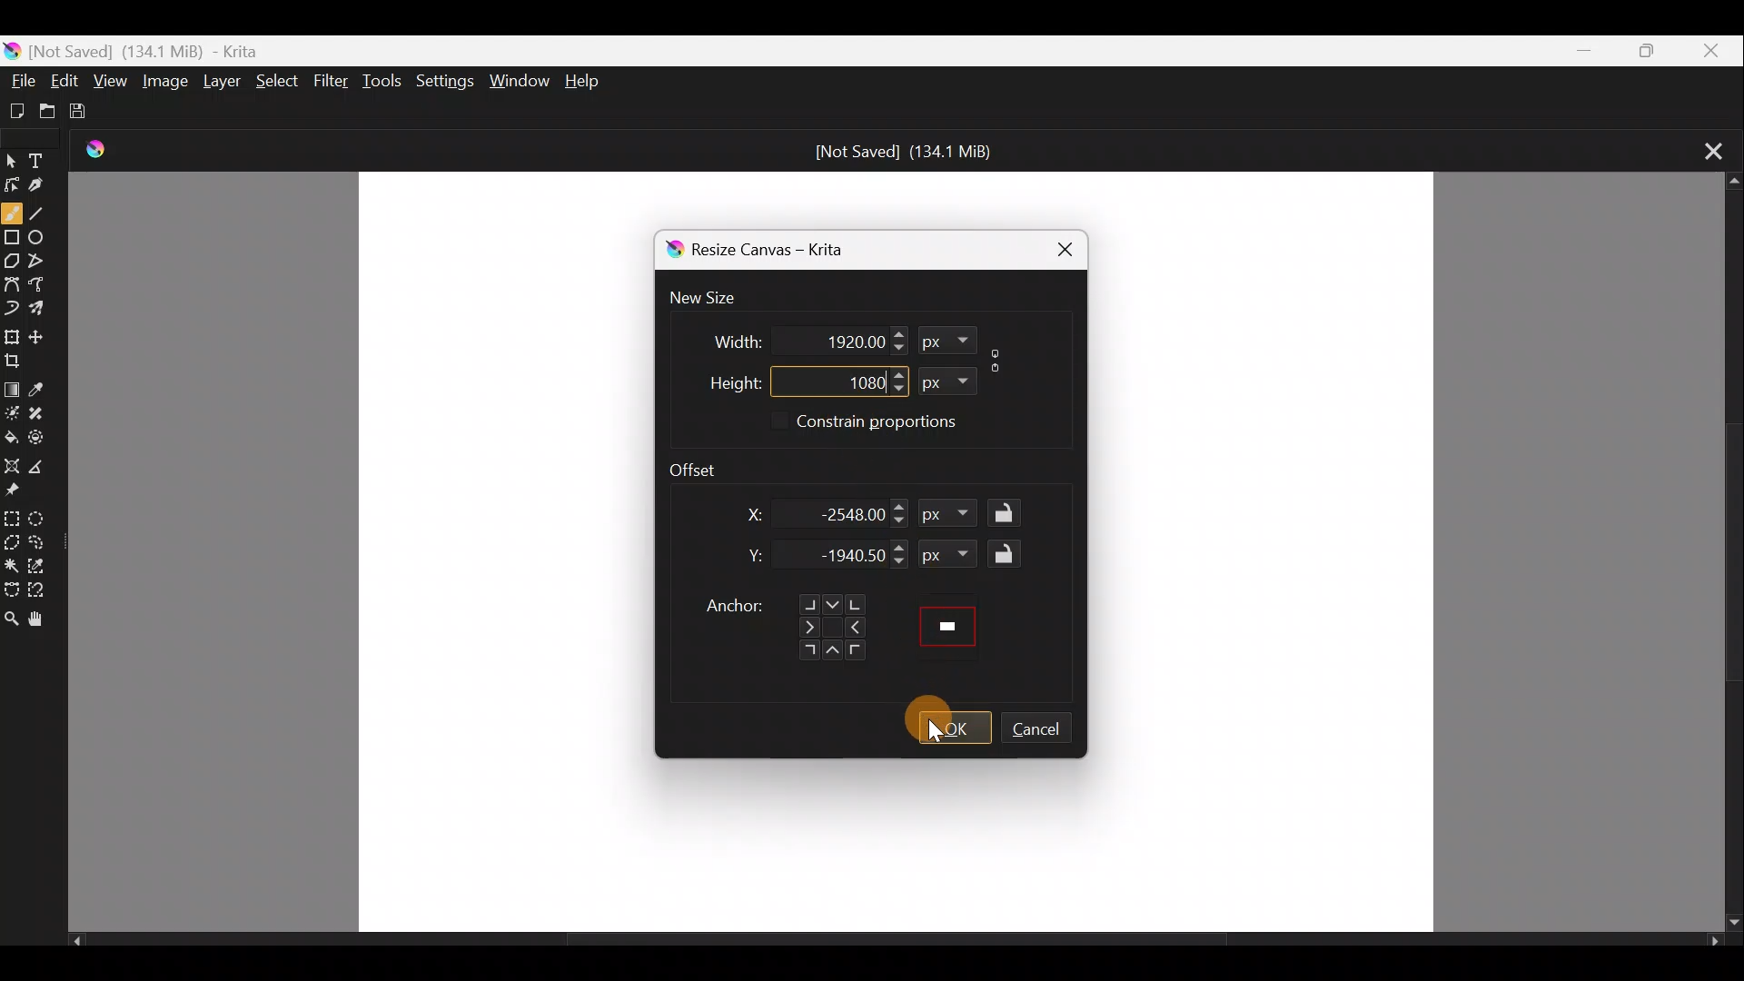 Image resolution: width=1744 pixels, height=981 pixels. I want to click on Increase height, so click(896, 373).